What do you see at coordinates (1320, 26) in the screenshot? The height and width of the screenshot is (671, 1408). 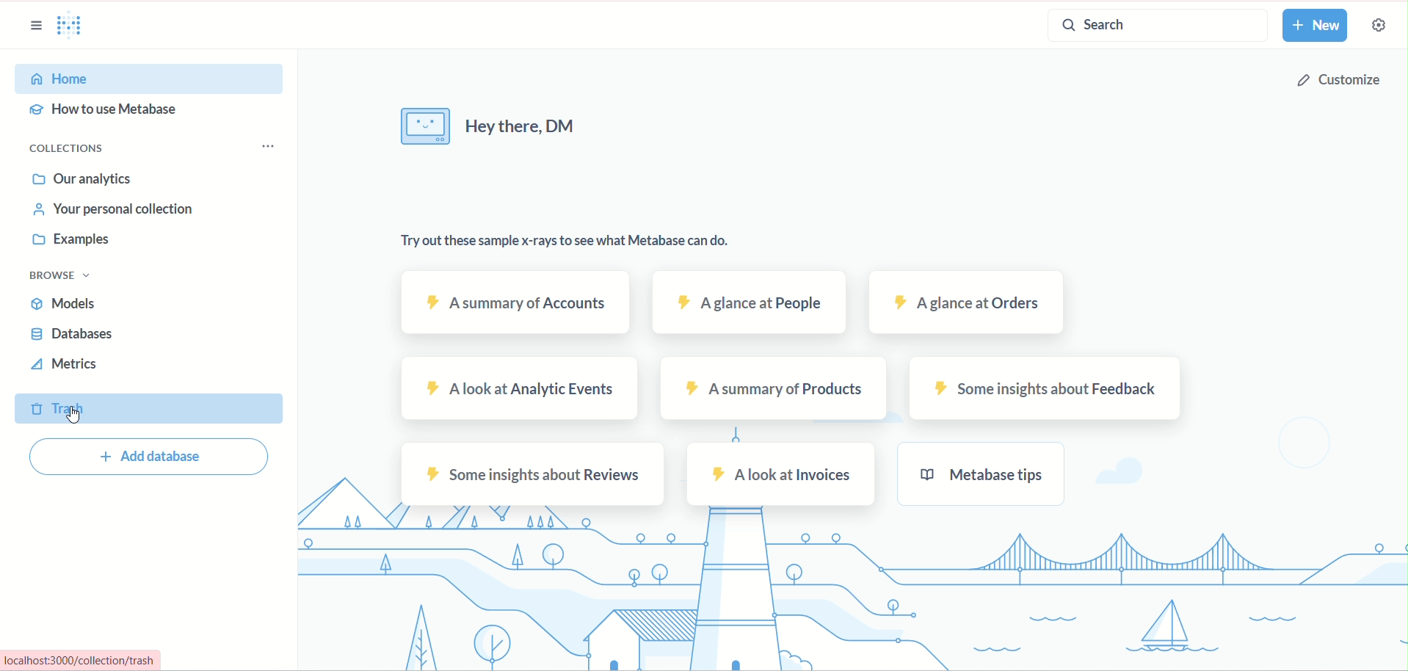 I see `new` at bounding box center [1320, 26].